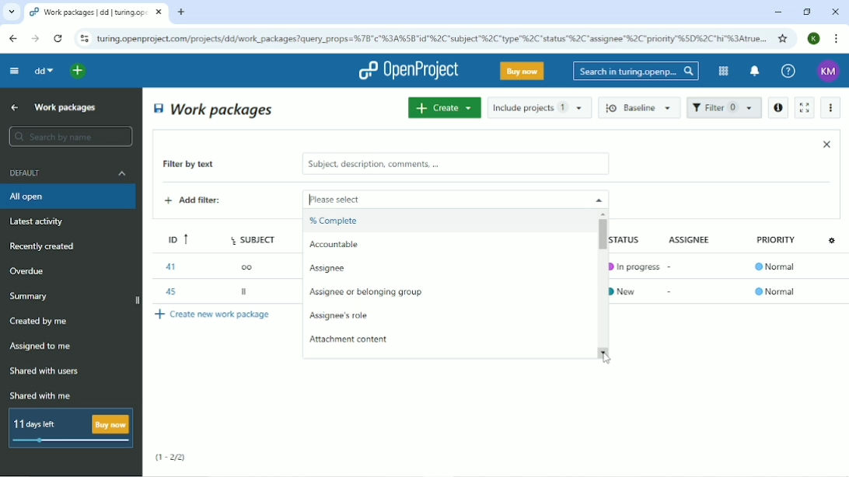  What do you see at coordinates (606, 360) in the screenshot?
I see `Cursor` at bounding box center [606, 360].